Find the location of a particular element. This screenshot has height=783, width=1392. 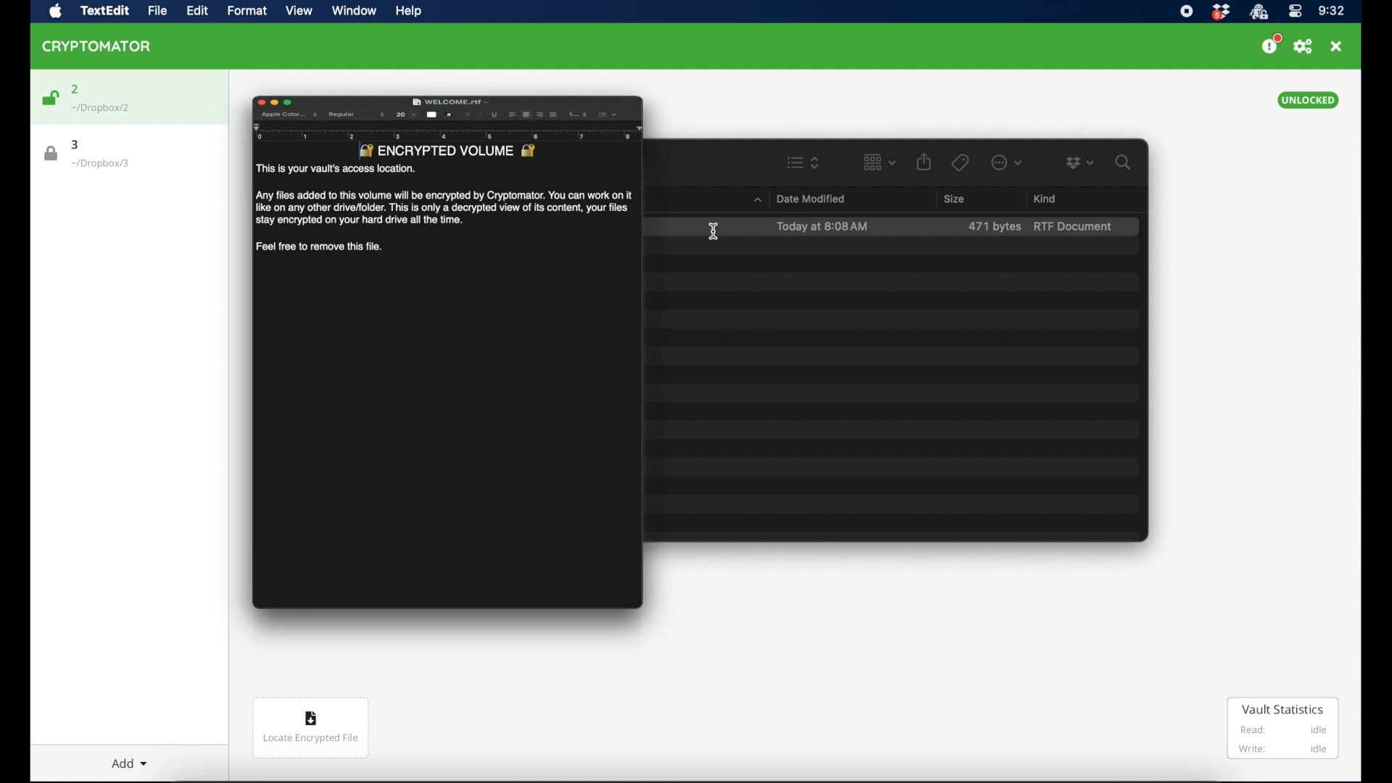

list view stepper button is located at coordinates (804, 163).